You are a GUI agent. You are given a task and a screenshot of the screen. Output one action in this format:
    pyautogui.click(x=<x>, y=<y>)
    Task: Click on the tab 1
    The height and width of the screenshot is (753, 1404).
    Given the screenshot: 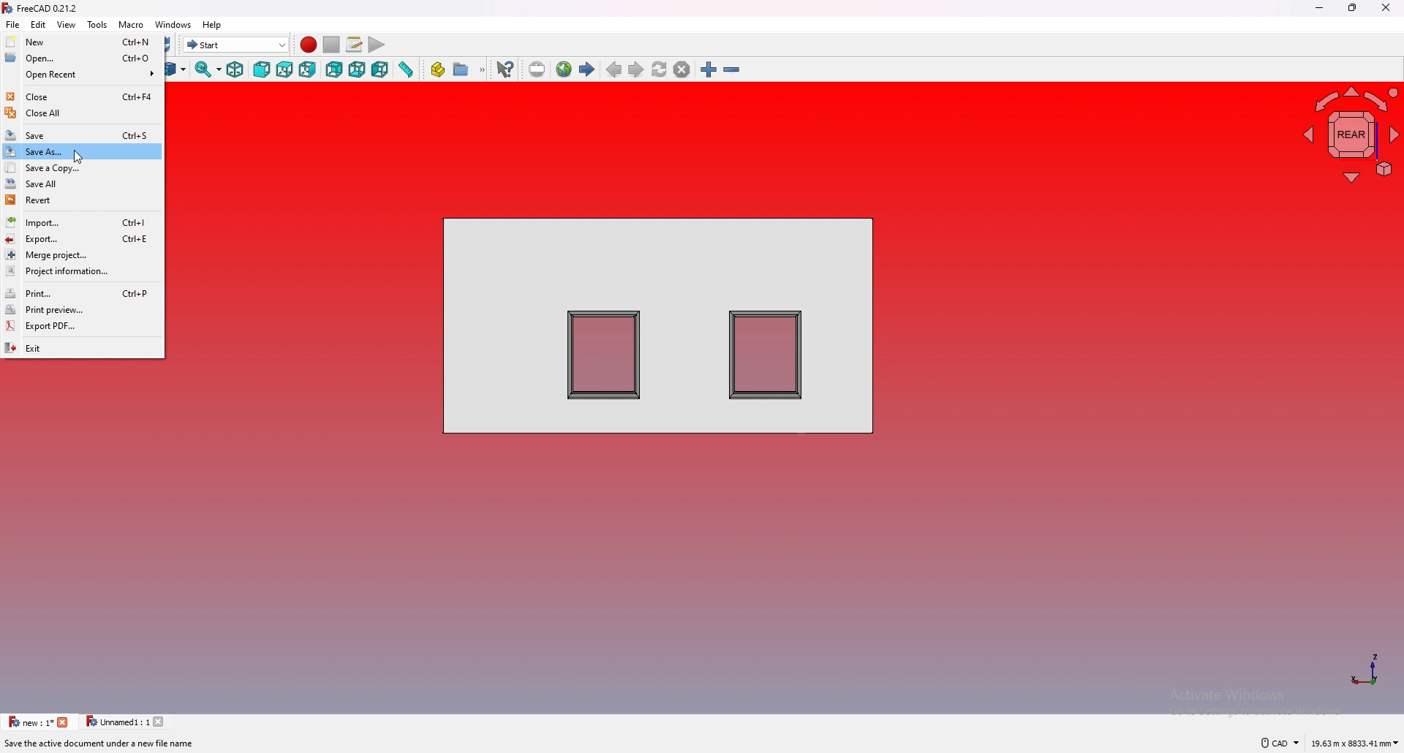 What is the action you would take?
    pyautogui.click(x=38, y=722)
    